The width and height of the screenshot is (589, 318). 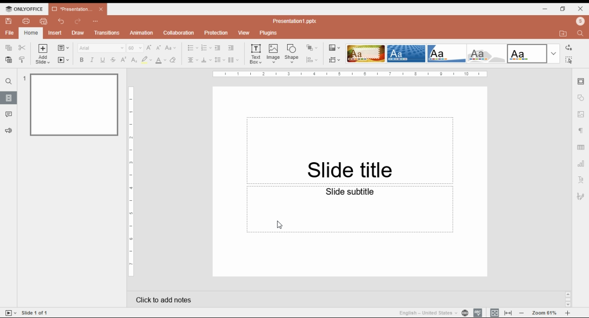 What do you see at coordinates (55, 33) in the screenshot?
I see `insert` at bounding box center [55, 33].